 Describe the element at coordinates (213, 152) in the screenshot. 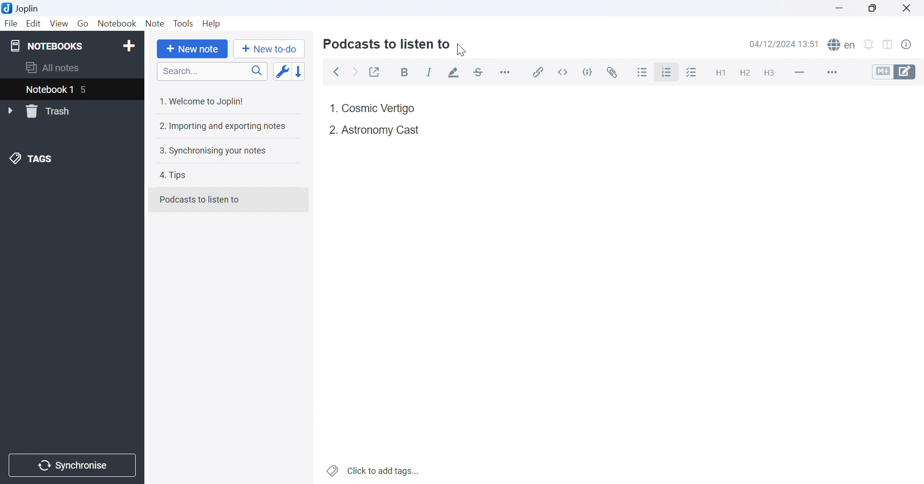

I see `3. Synchronising your notes` at that location.